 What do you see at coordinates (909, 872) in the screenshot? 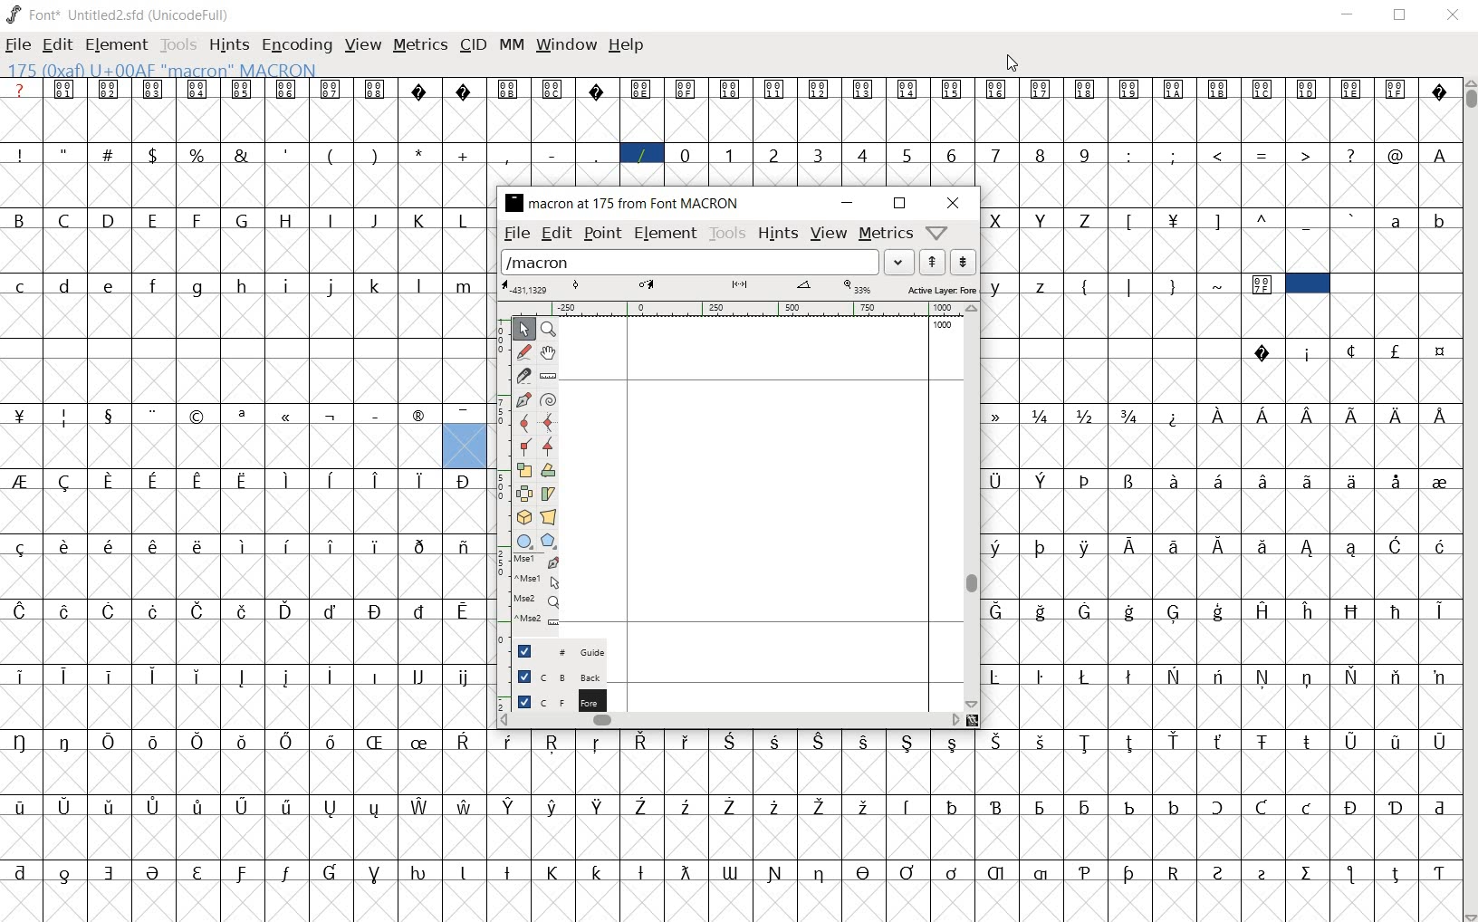
I see `Symbol` at bounding box center [909, 872].